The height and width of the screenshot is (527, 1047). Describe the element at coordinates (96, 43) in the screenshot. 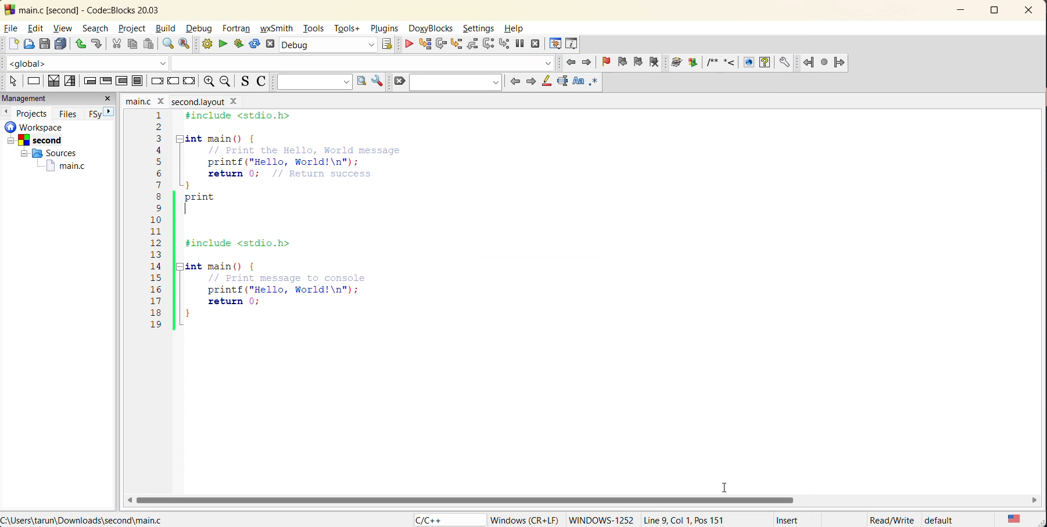

I see `redo` at that location.